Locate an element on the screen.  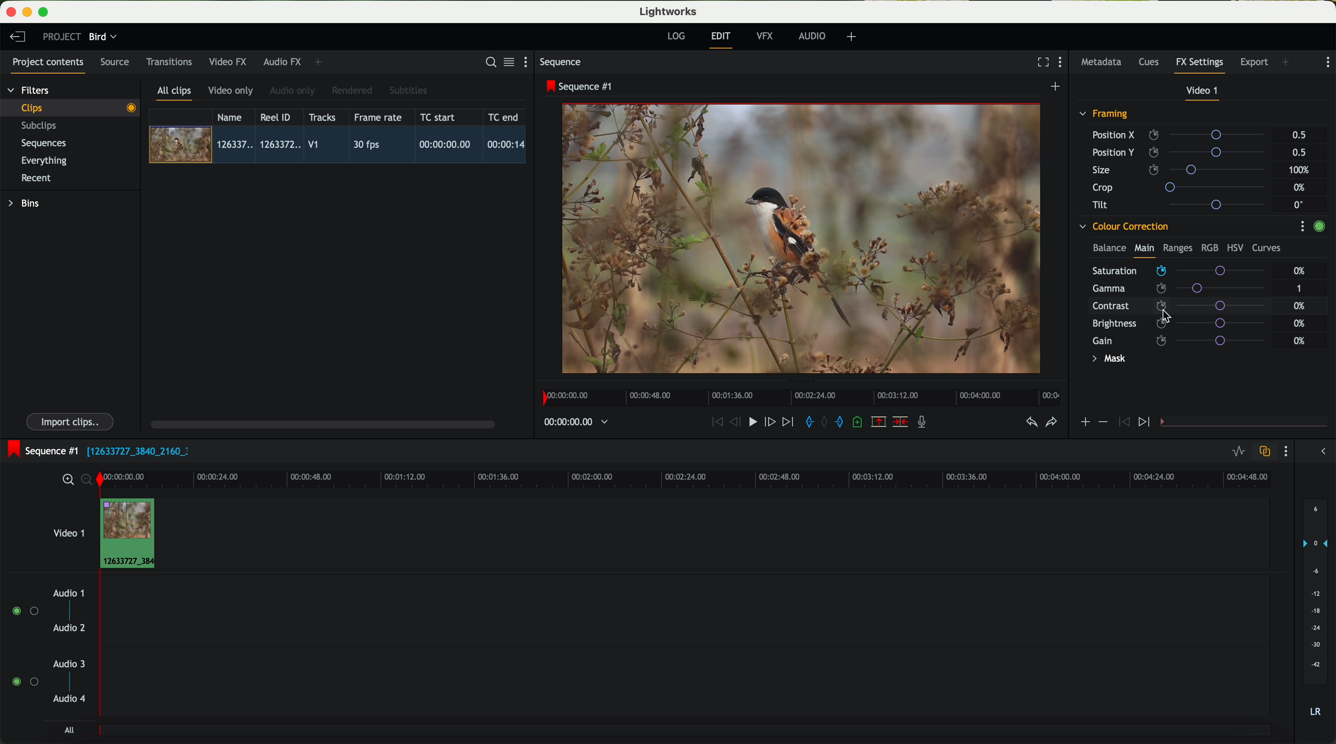
add a cue at the current position is located at coordinates (859, 423).